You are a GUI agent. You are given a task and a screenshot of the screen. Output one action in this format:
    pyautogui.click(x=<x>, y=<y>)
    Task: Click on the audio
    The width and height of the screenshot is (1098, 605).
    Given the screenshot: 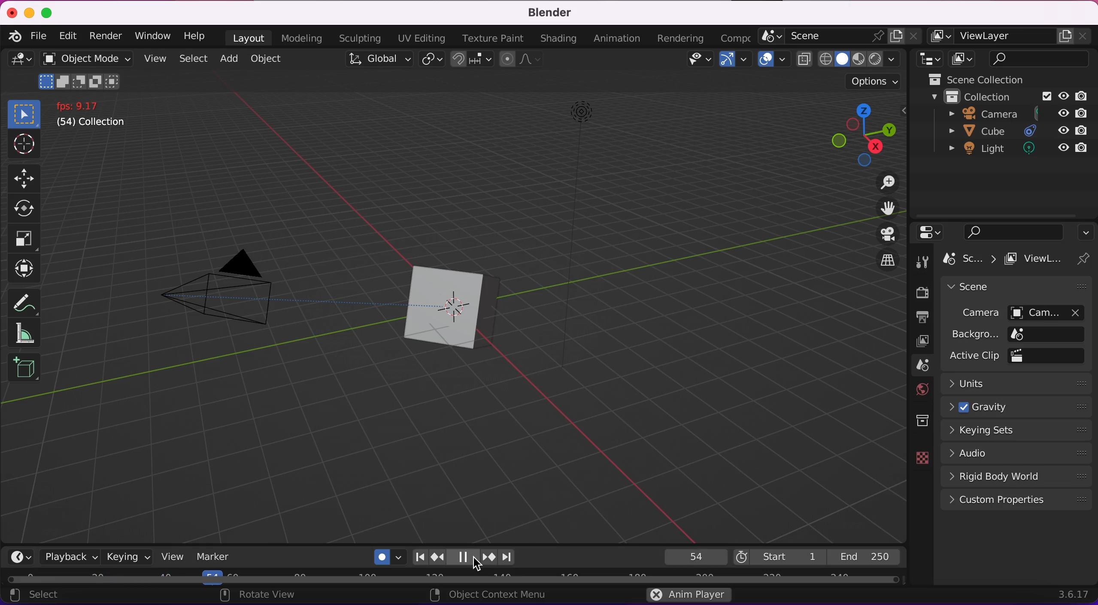 What is the action you would take?
    pyautogui.click(x=1019, y=453)
    